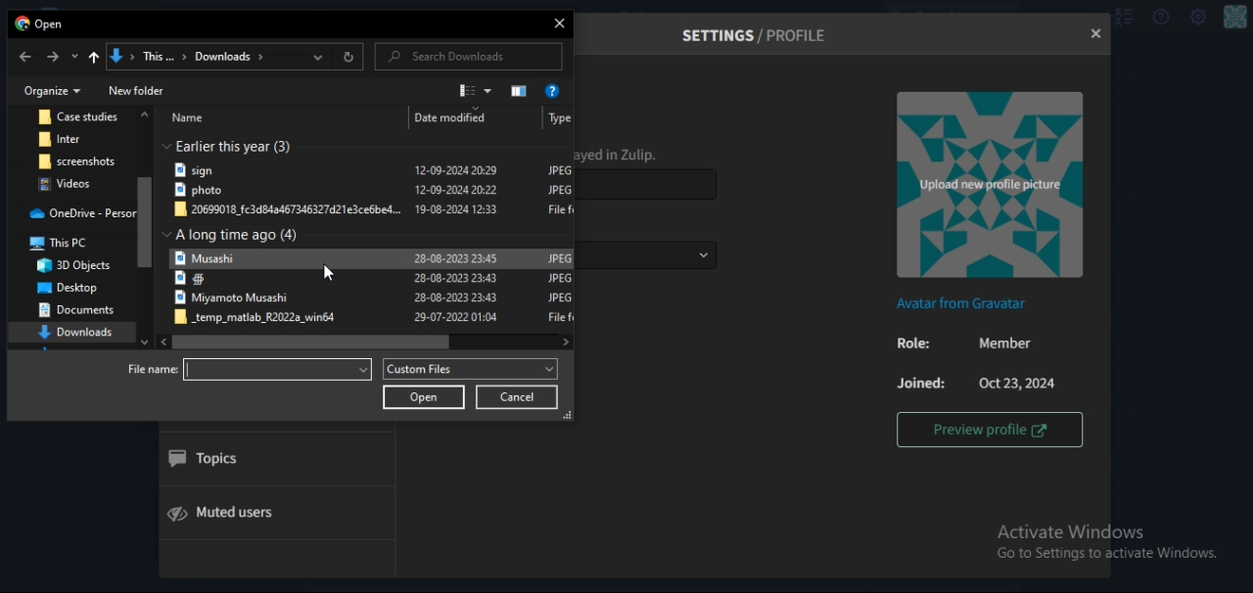  What do you see at coordinates (471, 369) in the screenshot?
I see `custom files` at bounding box center [471, 369].